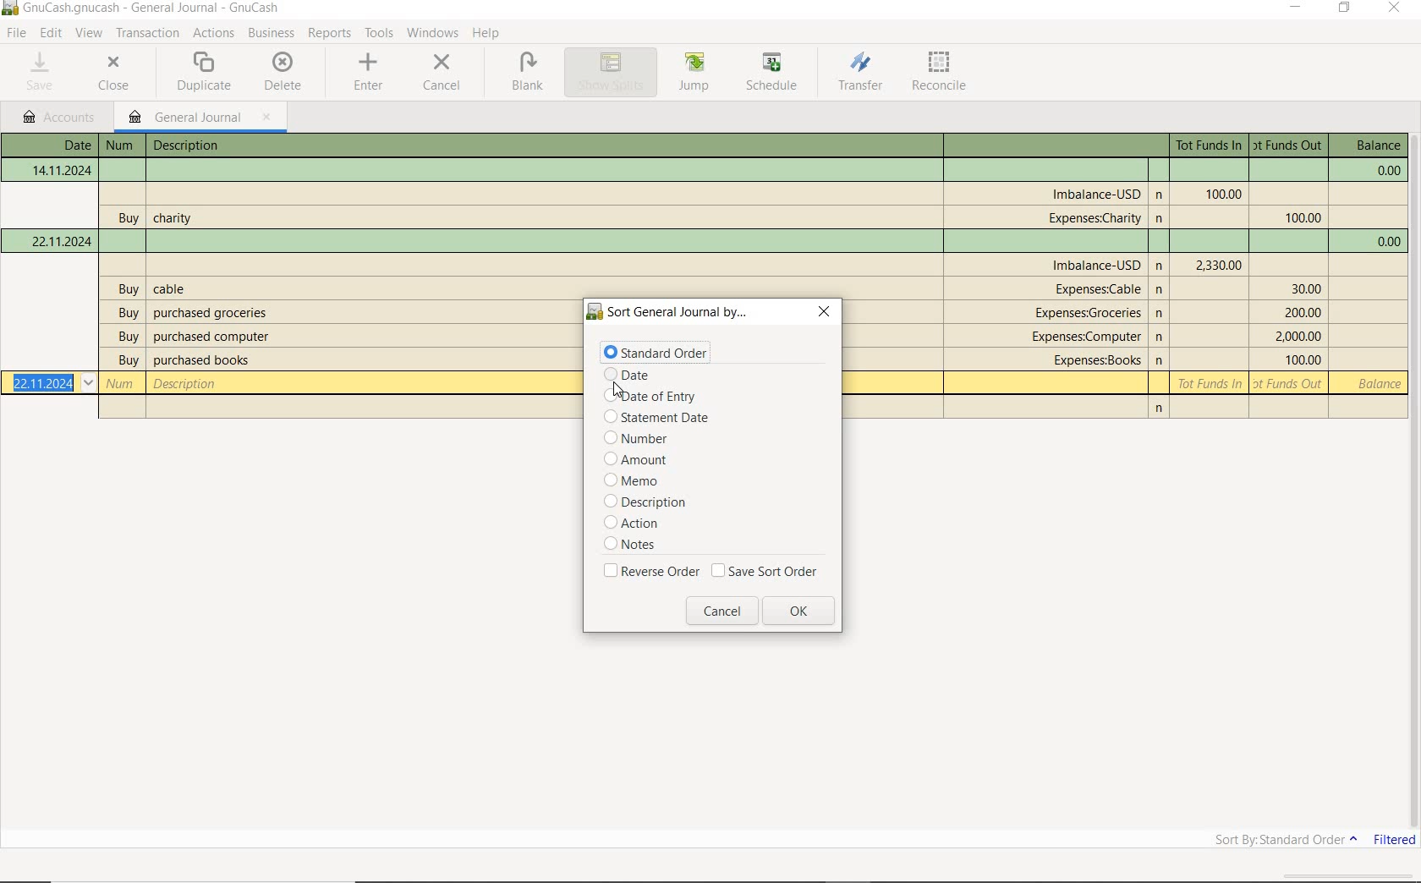  Describe the element at coordinates (1301, 360) in the screenshot. I see `Tot Funds Out` at that location.